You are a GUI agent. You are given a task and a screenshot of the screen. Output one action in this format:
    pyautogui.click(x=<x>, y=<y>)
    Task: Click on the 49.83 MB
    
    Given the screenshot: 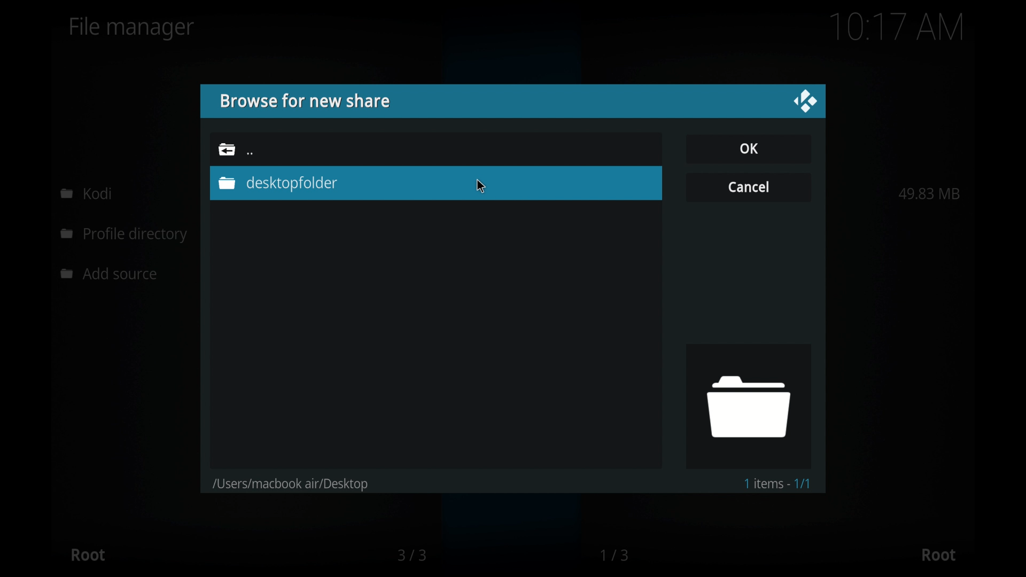 What is the action you would take?
    pyautogui.click(x=929, y=193)
    